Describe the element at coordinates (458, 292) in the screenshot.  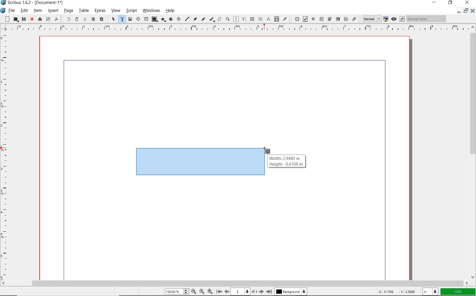
I see `100%` at that location.